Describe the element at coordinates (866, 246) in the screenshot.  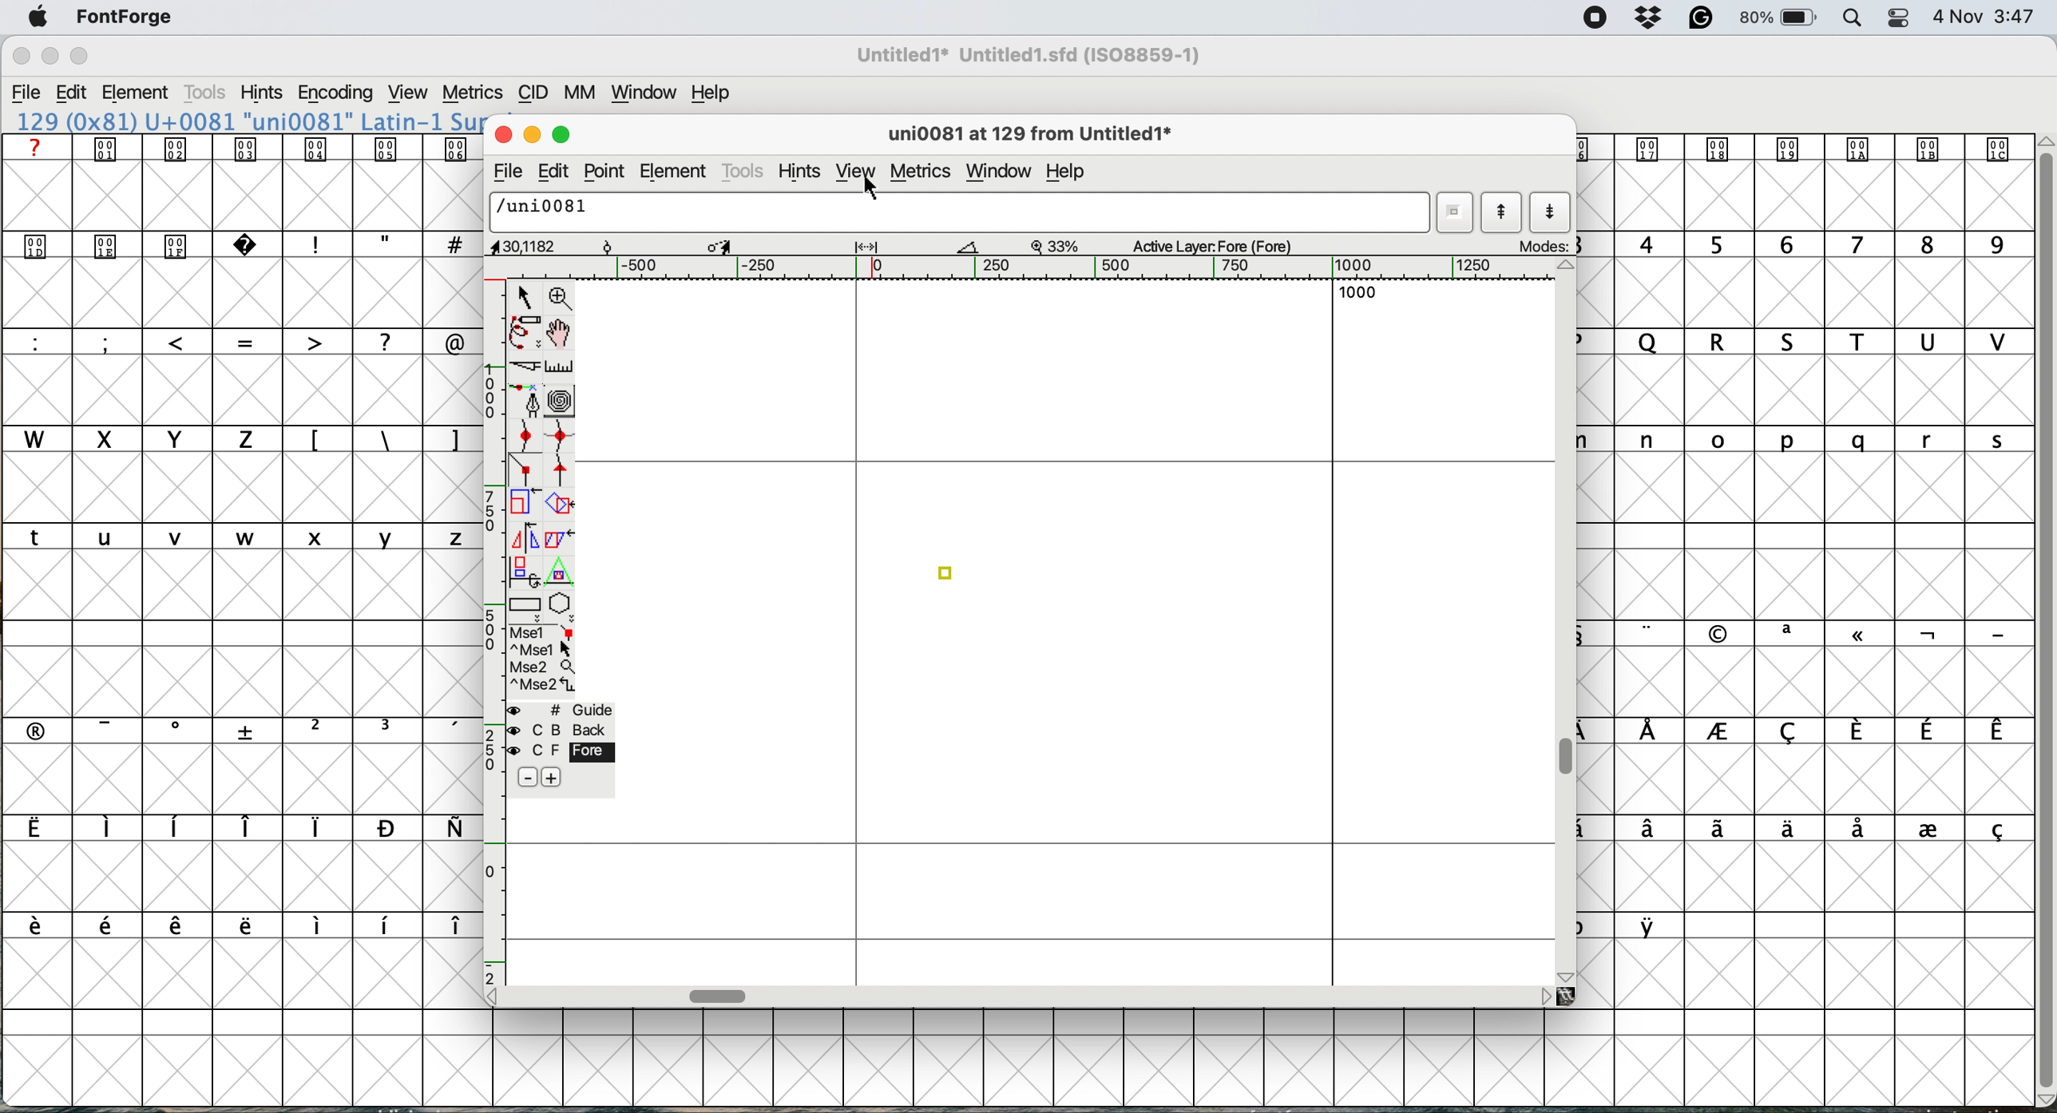
I see `Width/Spacing Tool` at that location.